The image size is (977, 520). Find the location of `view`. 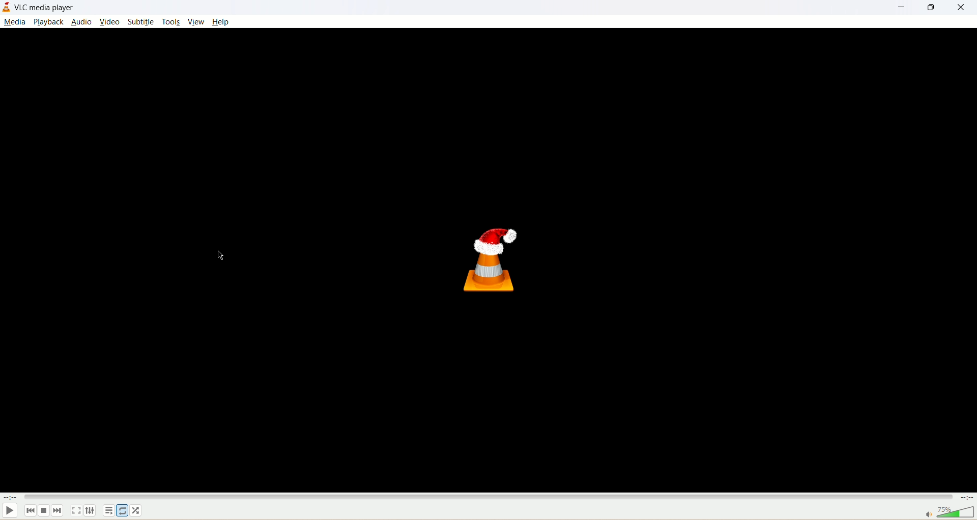

view is located at coordinates (196, 20).